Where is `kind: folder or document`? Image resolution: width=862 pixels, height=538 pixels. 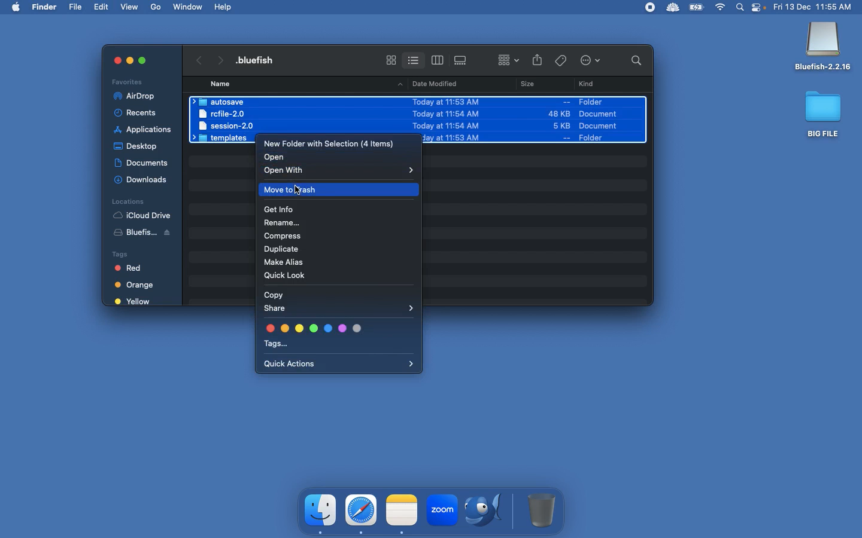
kind: folder or document is located at coordinates (607, 119).